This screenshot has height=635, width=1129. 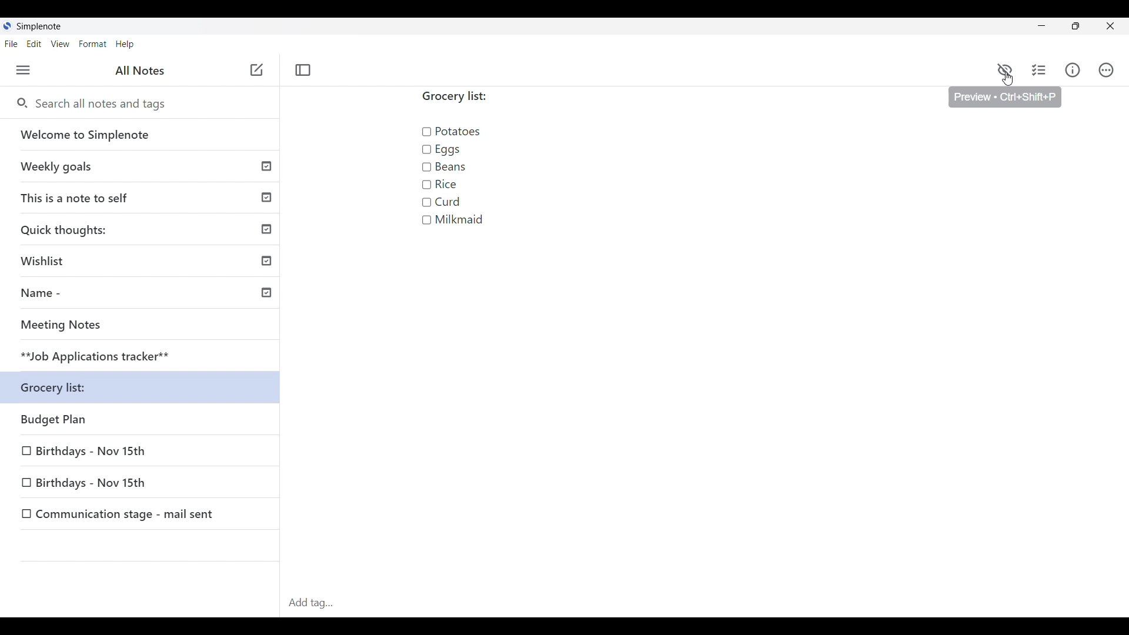 I want to click on Actions, so click(x=1106, y=70).